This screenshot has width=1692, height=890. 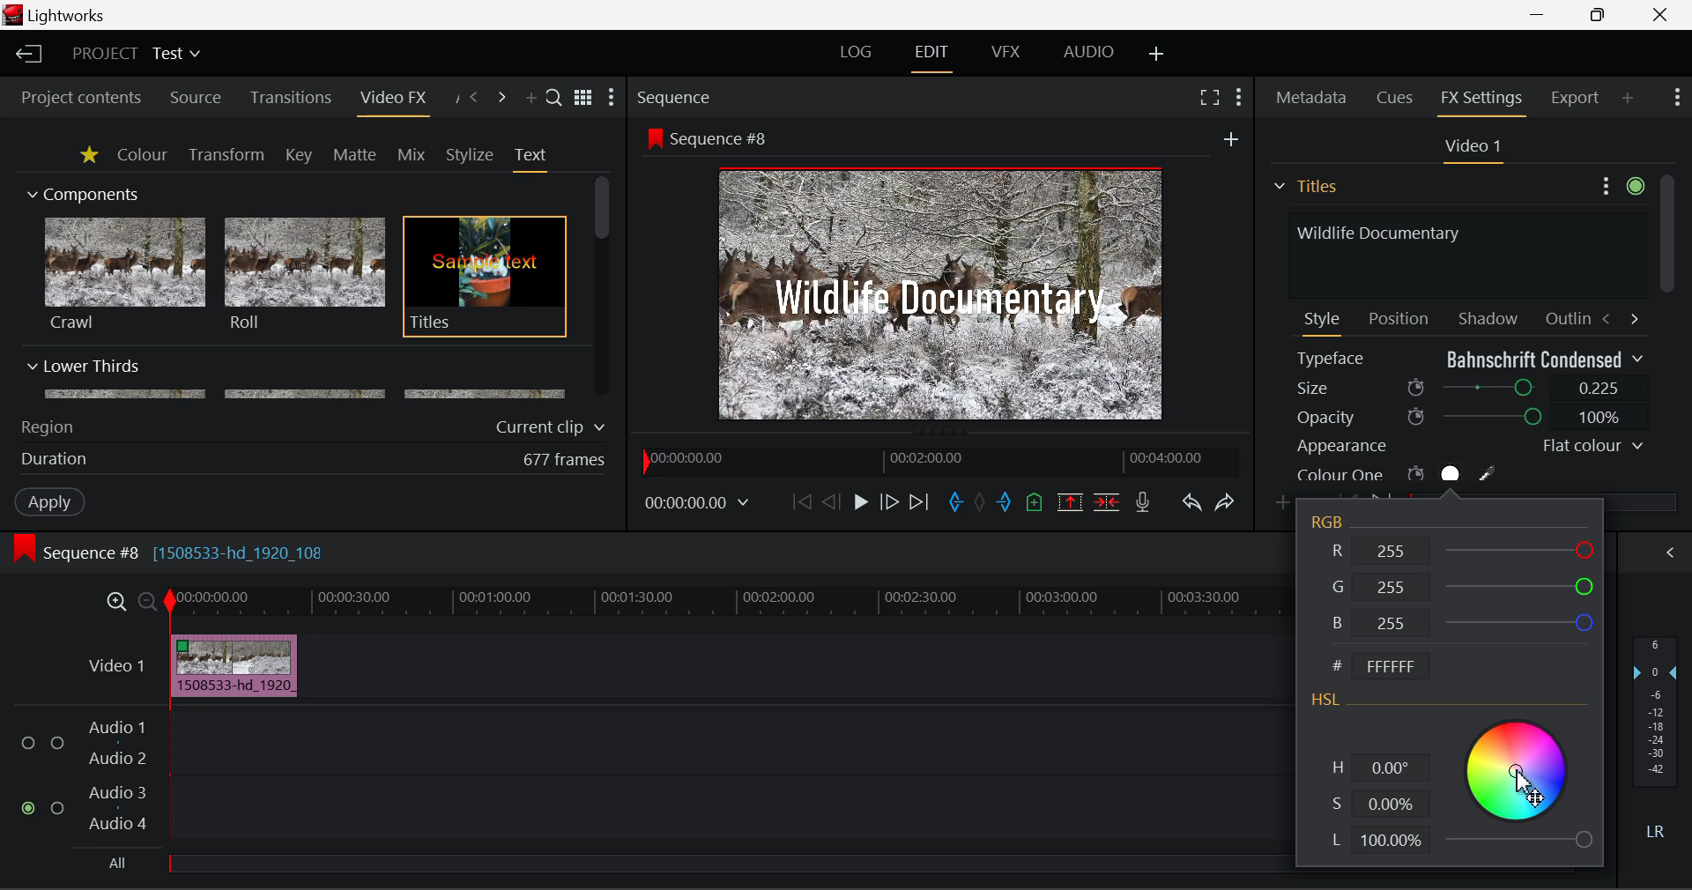 What do you see at coordinates (603, 288) in the screenshot?
I see `Scroll Bar` at bounding box center [603, 288].